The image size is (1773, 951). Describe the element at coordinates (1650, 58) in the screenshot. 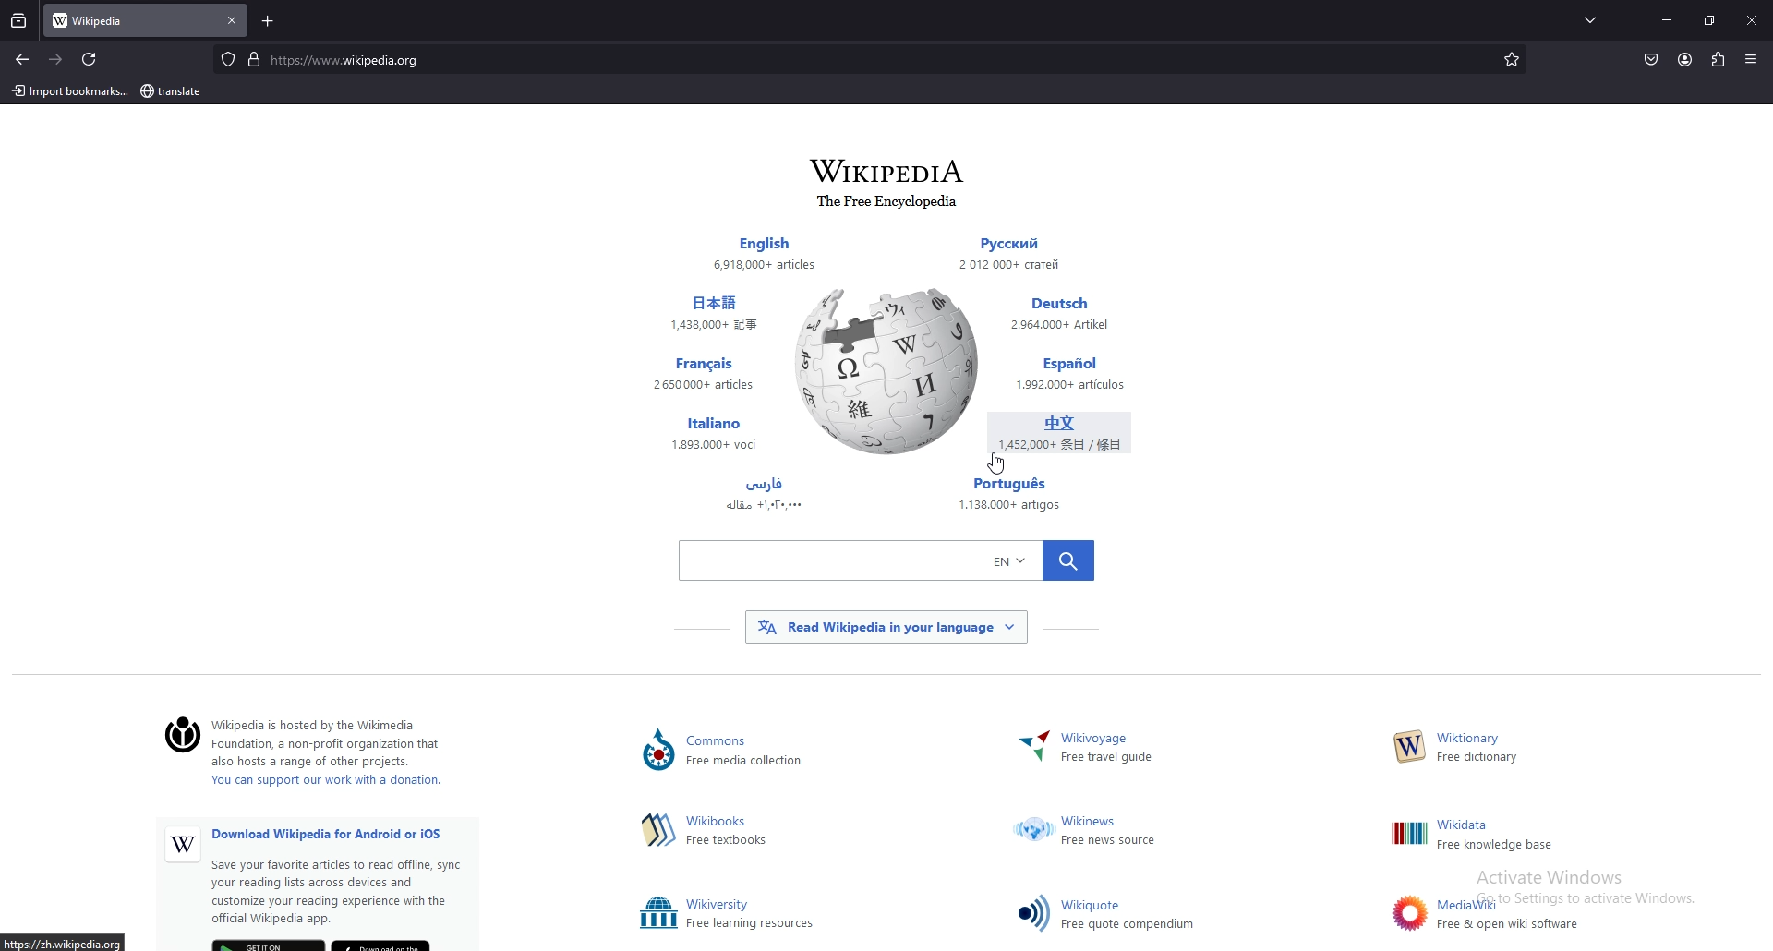

I see `save to pocket` at that location.